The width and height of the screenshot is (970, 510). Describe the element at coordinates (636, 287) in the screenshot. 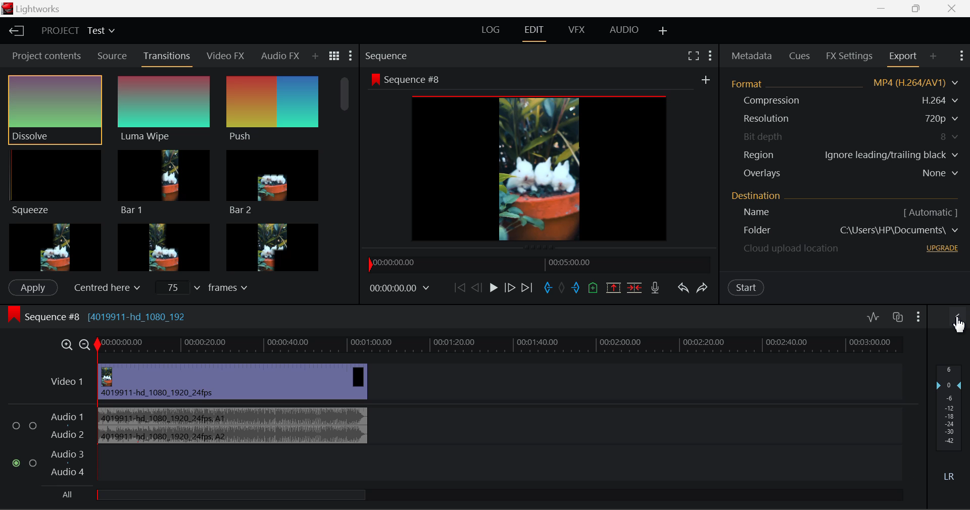

I see `Delete/Cut` at that location.